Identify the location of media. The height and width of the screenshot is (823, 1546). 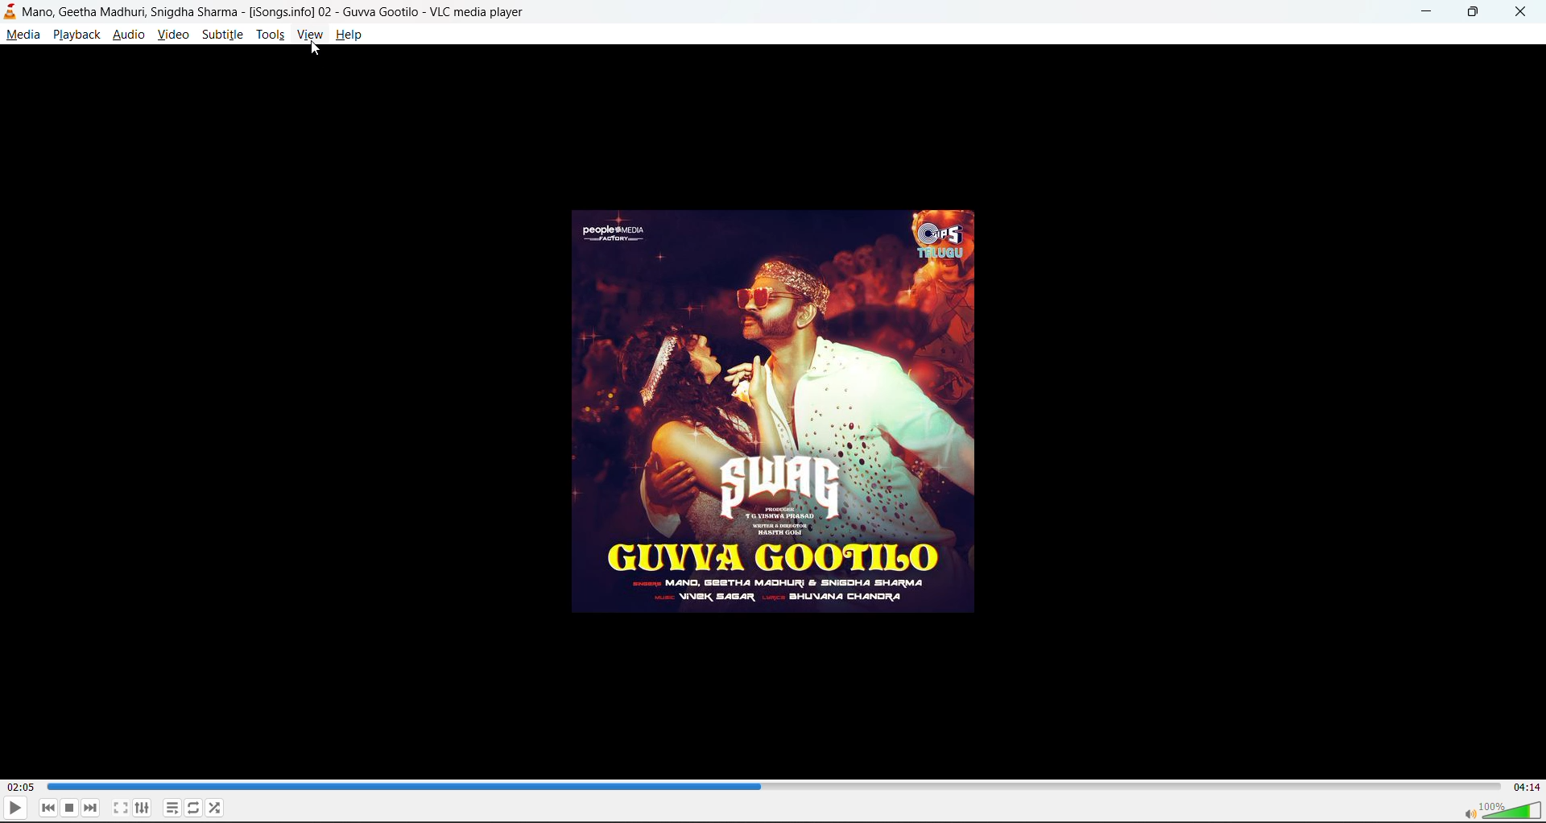
(23, 34).